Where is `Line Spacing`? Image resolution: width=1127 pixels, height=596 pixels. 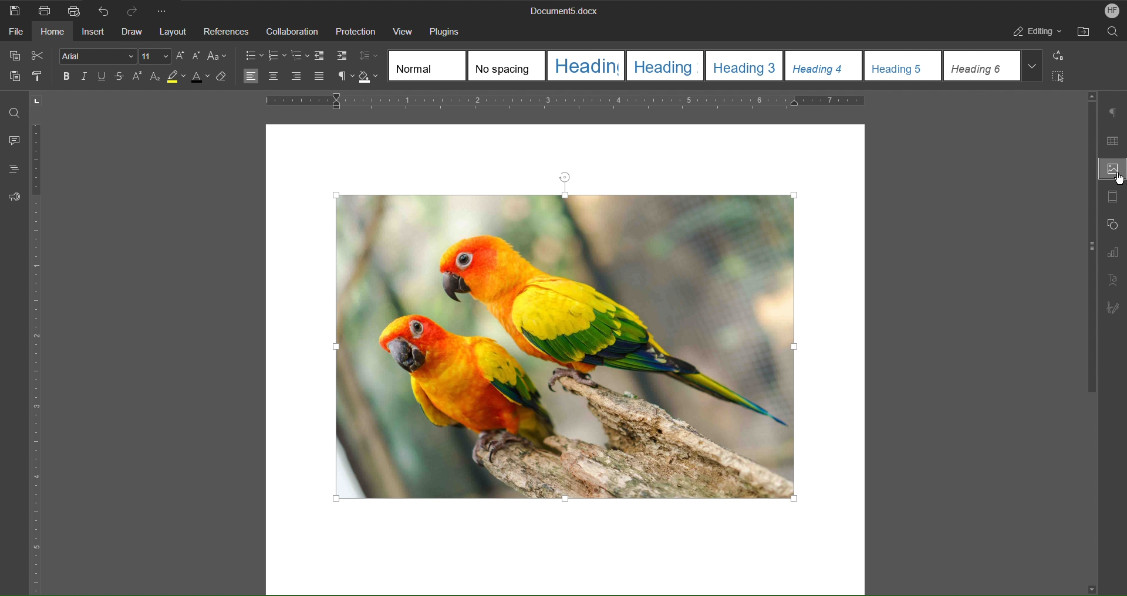
Line Spacing is located at coordinates (370, 56).